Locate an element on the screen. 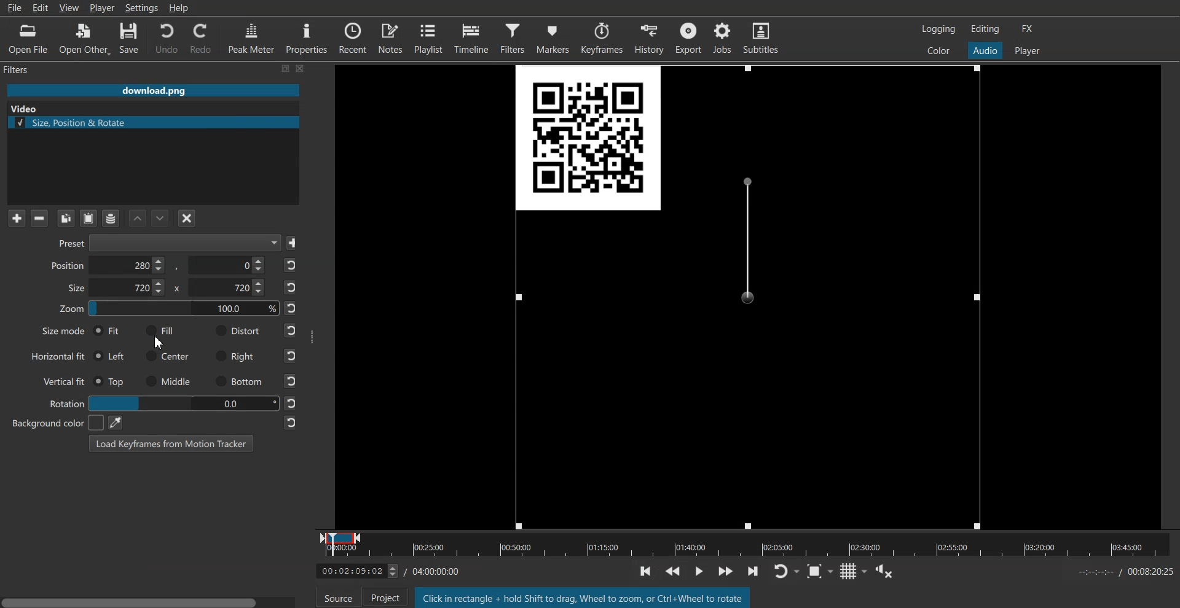 This screenshot has height=608, width=1180. File is located at coordinates (12, 10).